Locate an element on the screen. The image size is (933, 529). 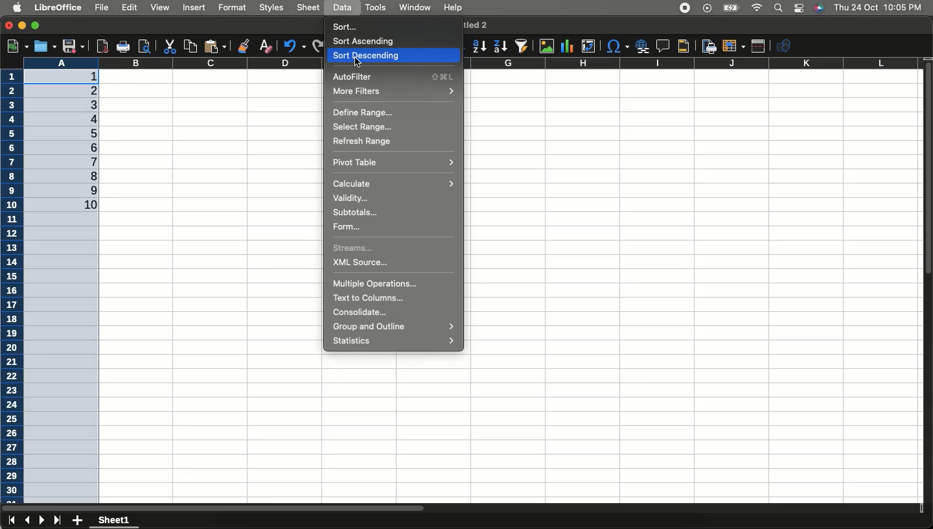
Headers and footers is located at coordinates (683, 47).